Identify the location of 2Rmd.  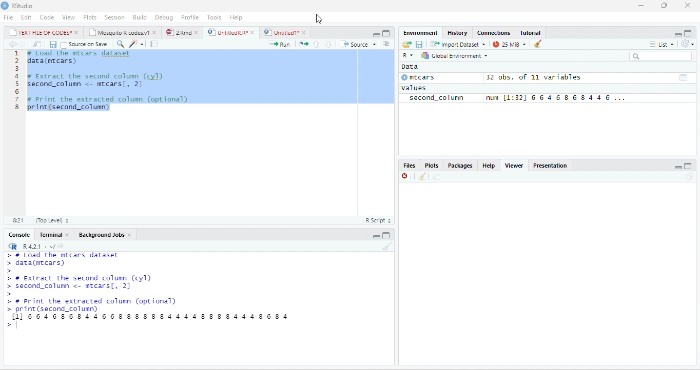
(178, 32).